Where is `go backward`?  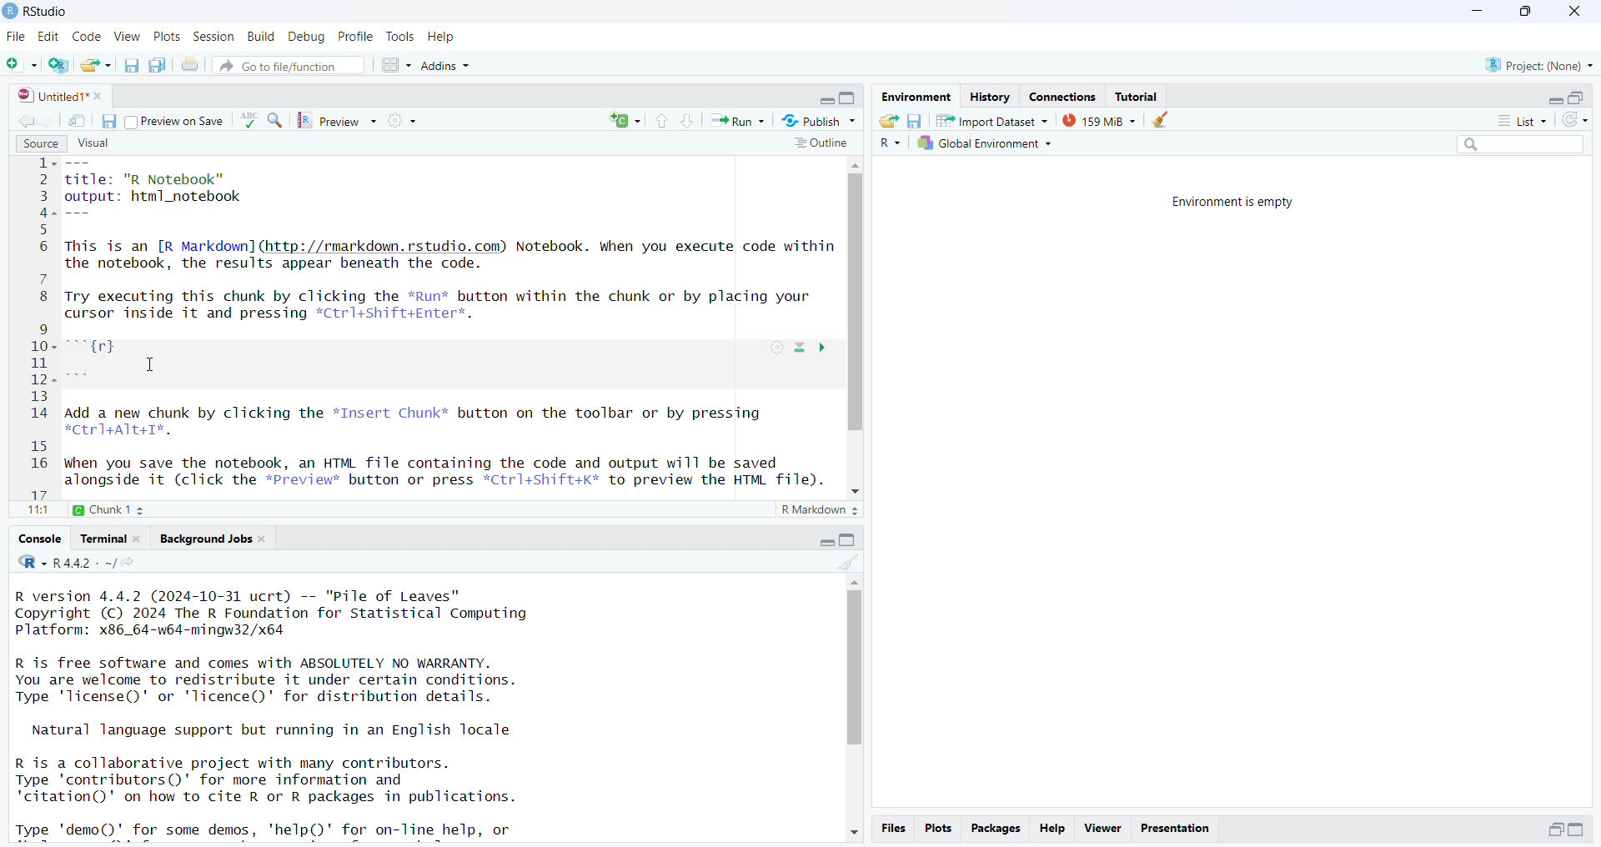
go backward is located at coordinates (23, 118).